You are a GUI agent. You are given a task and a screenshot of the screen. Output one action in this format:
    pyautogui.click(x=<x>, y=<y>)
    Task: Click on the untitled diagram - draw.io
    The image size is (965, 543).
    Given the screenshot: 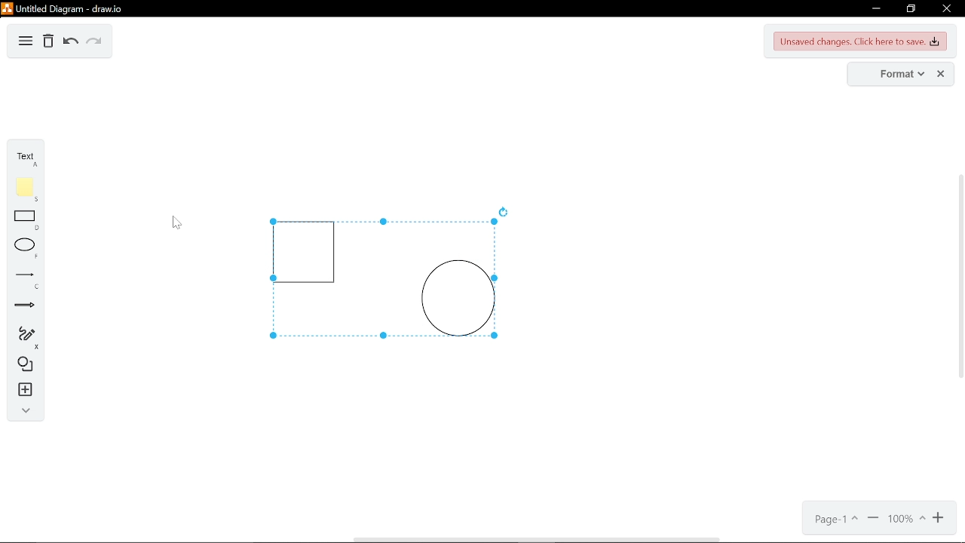 What is the action you would take?
    pyautogui.click(x=71, y=8)
    